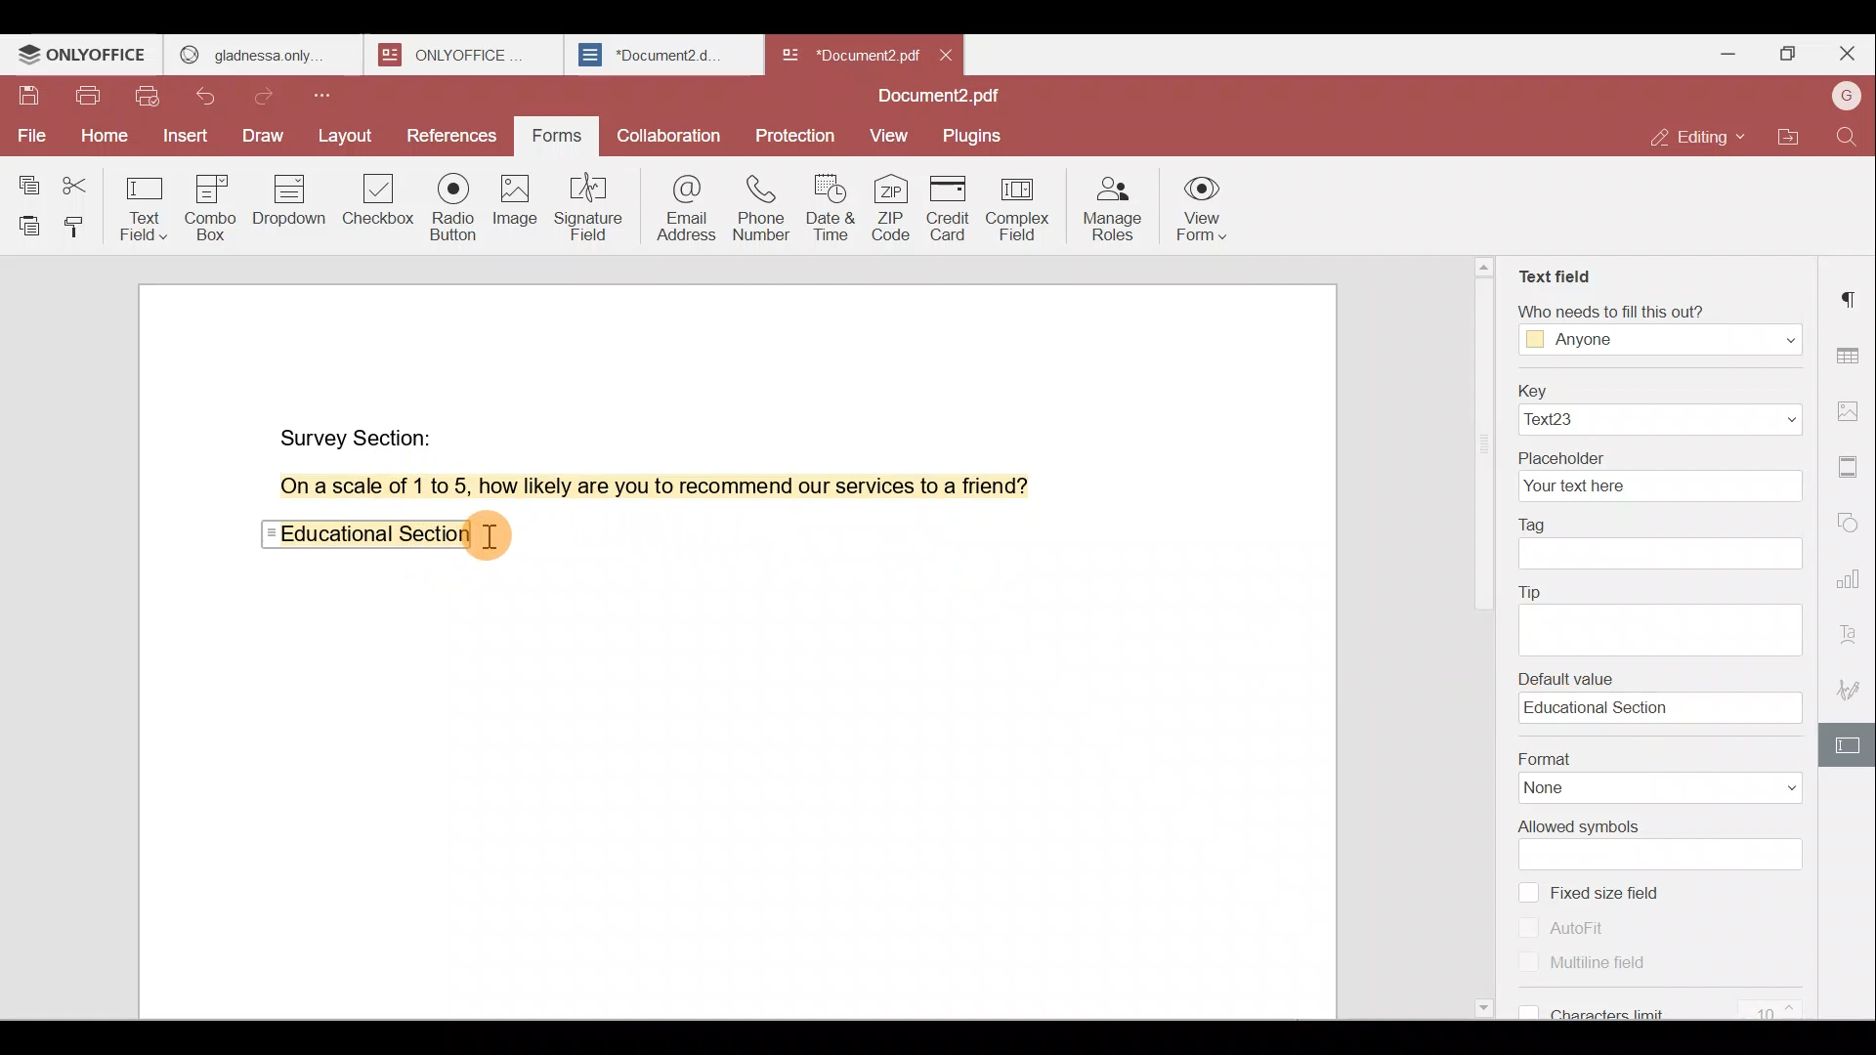 The image size is (1876, 1055). What do you see at coordinates (1663, 545) in the screenshot?
I see `Tag` at bounding box center [1663, 545].